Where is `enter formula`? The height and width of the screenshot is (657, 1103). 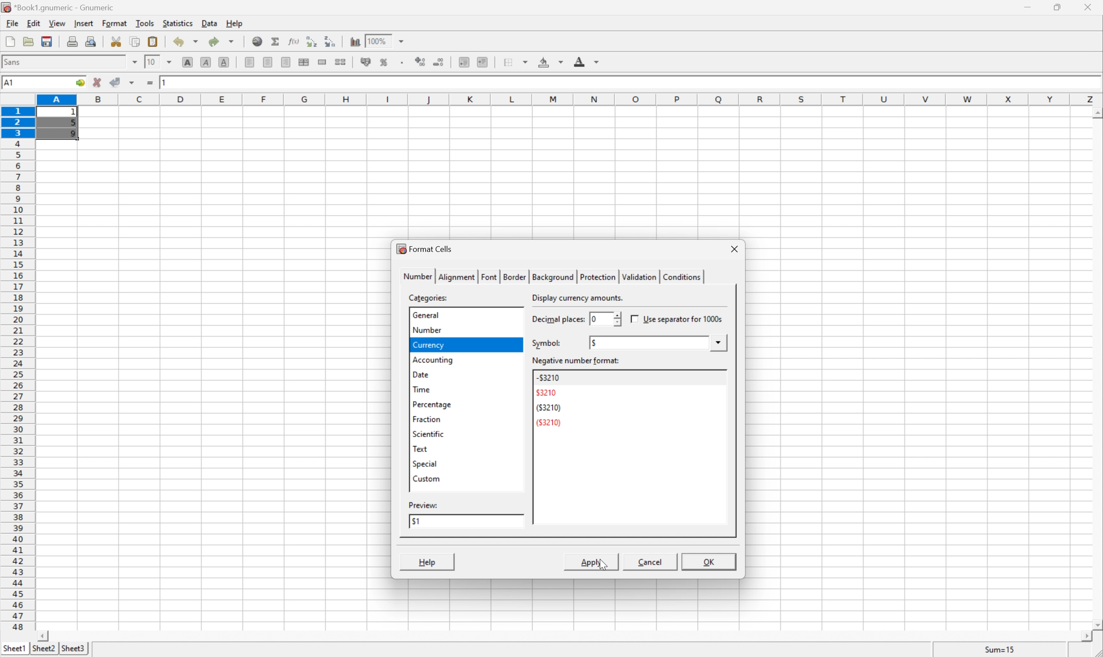 enter formula is located at coordinates (150, 83).